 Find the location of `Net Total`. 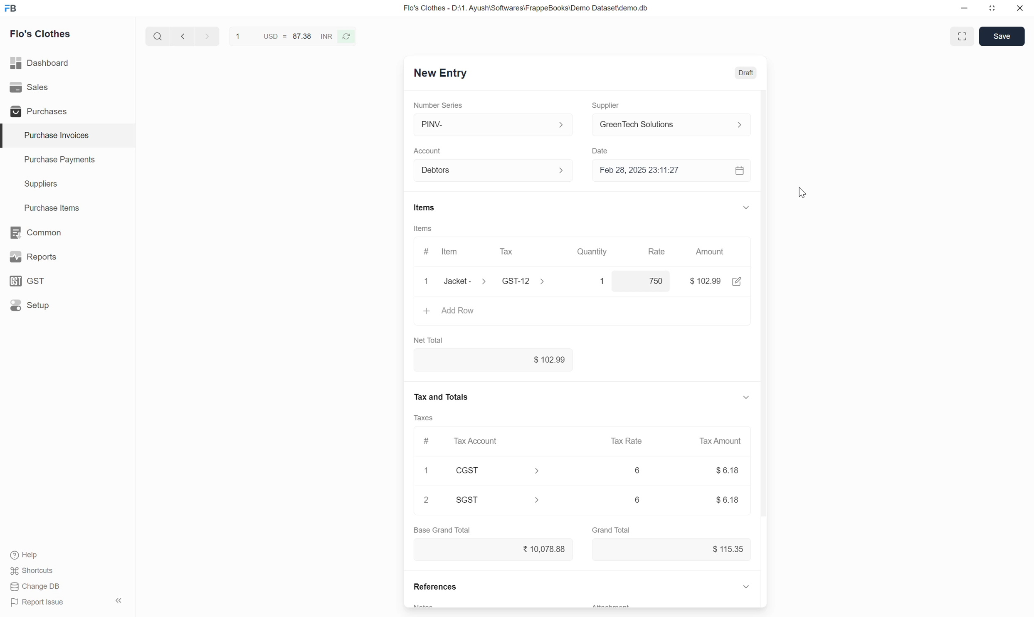

Net Total is located at coordinates (429, 341).